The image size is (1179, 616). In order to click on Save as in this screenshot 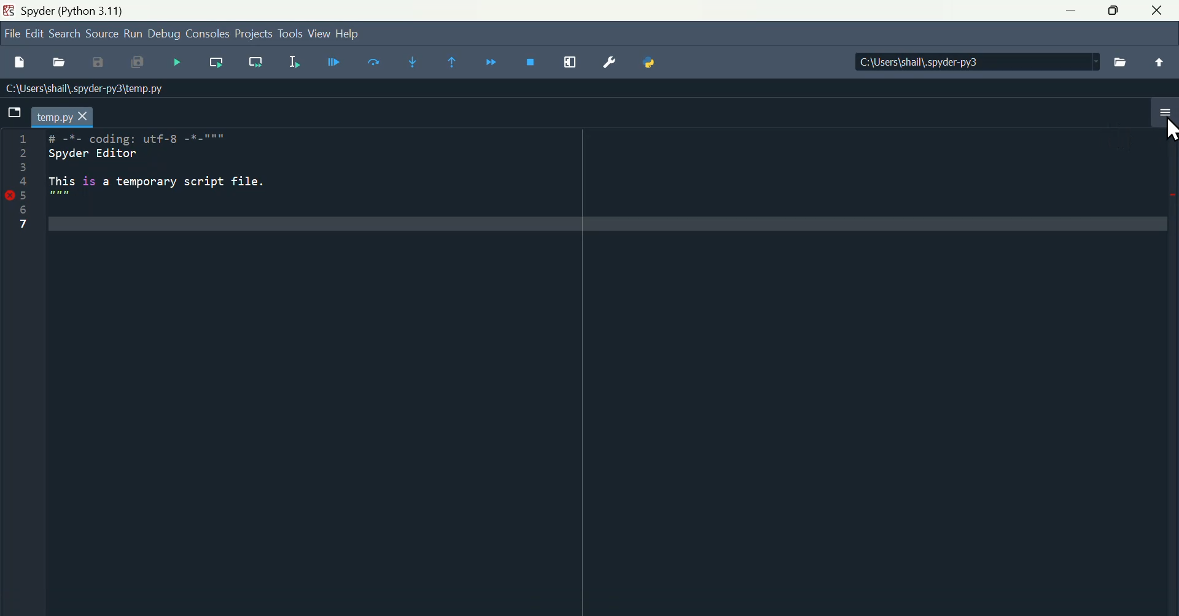, I will do `click(104, 64)`.